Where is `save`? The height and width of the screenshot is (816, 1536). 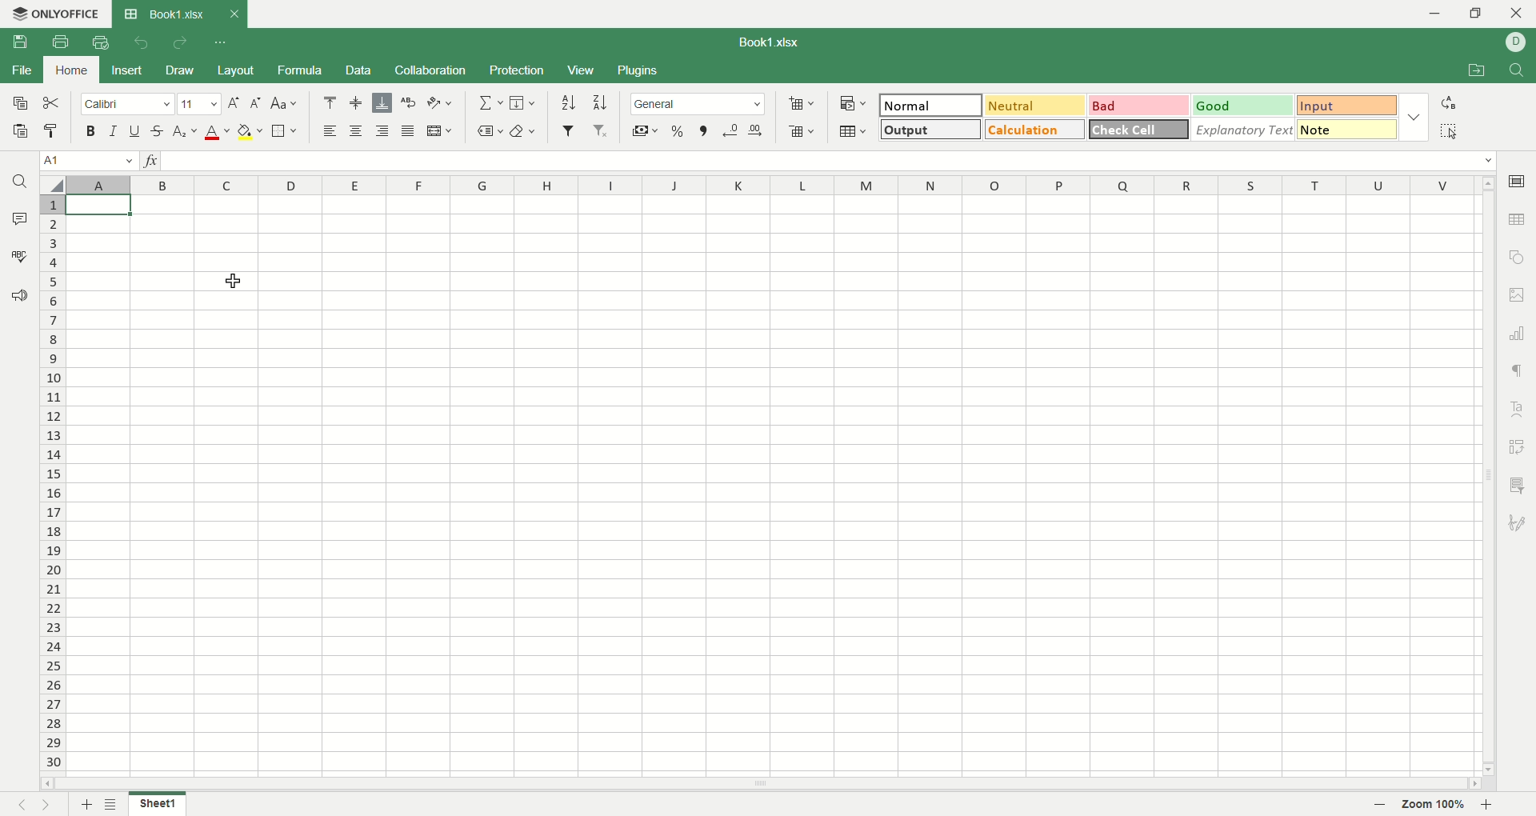 save is located at coordinates (26, 46).